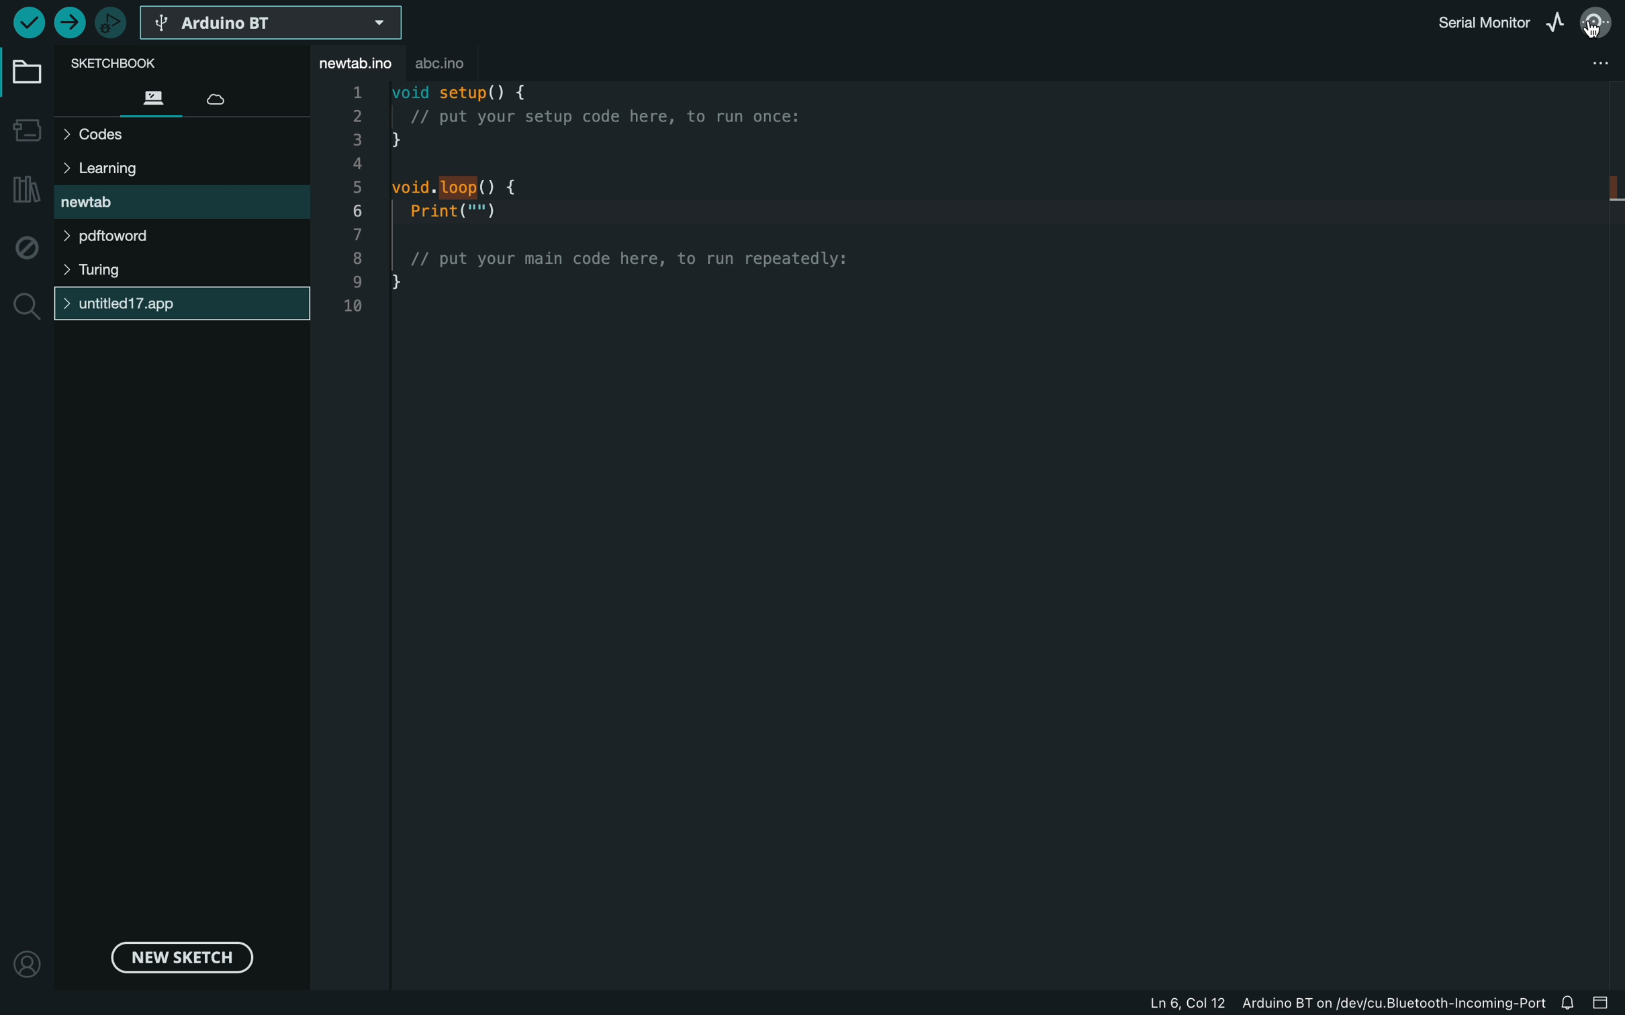  Describe the element at coordinates (707, 201) in the screenshot. I see `code` at that location.